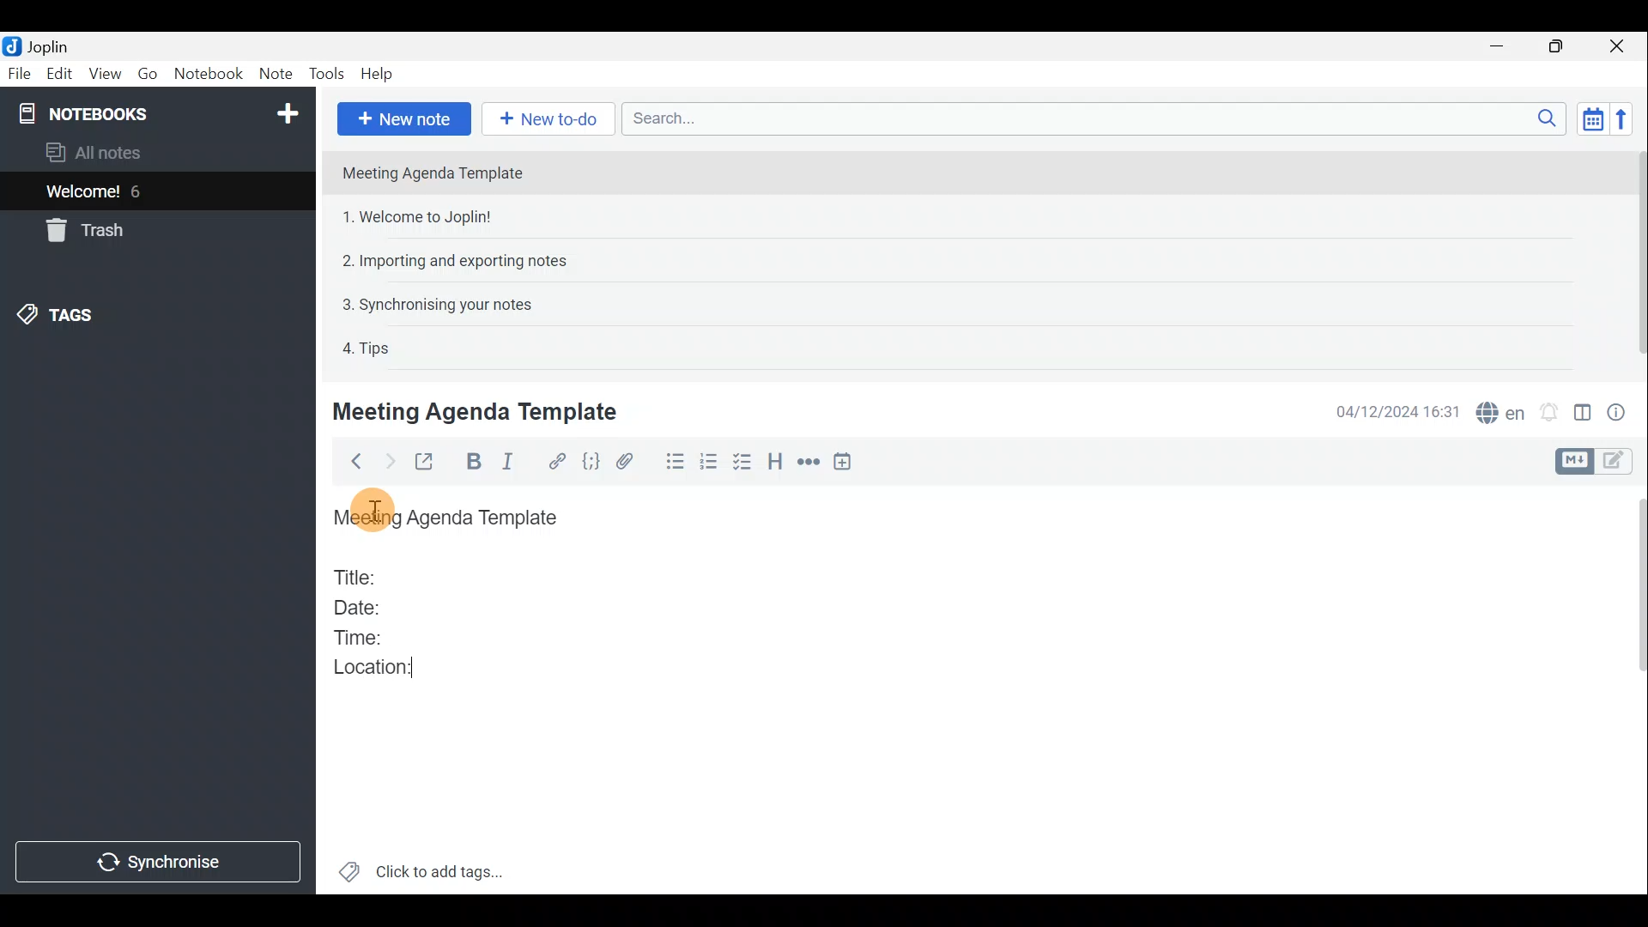 Image resolution: width=1648 pixels, height=927 pixels. Describe the element at coordinates (445, 522) in the screenshot. I see `Meeting Agenda Template` at that location.